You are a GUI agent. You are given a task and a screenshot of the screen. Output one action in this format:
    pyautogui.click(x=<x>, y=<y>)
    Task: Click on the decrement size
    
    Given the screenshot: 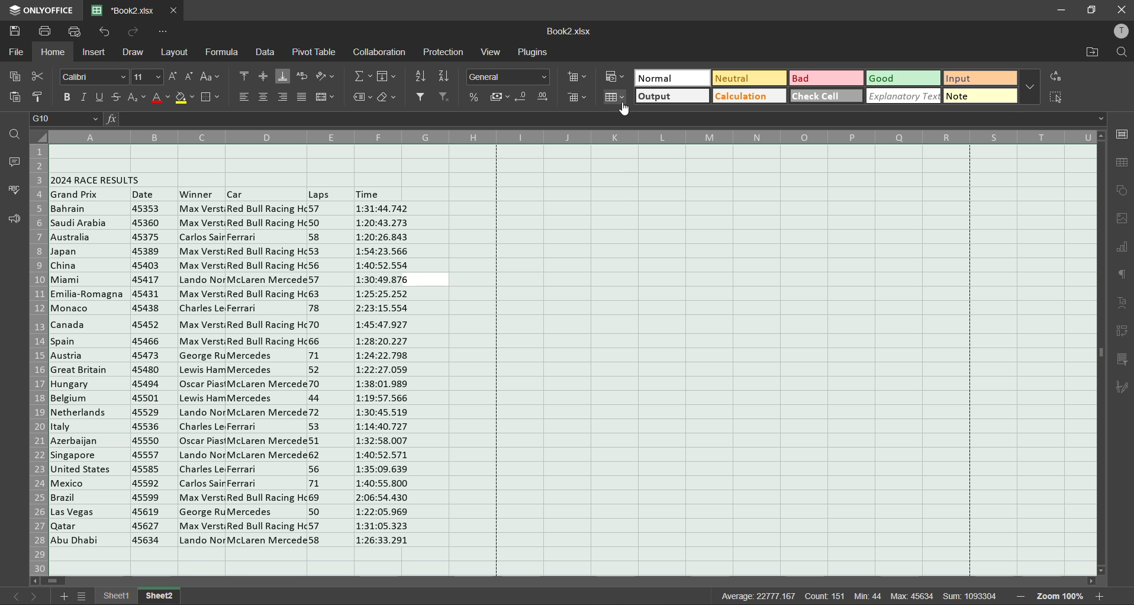 What is the action you would take?
    pyautogui.click(x=189, y=77)
    